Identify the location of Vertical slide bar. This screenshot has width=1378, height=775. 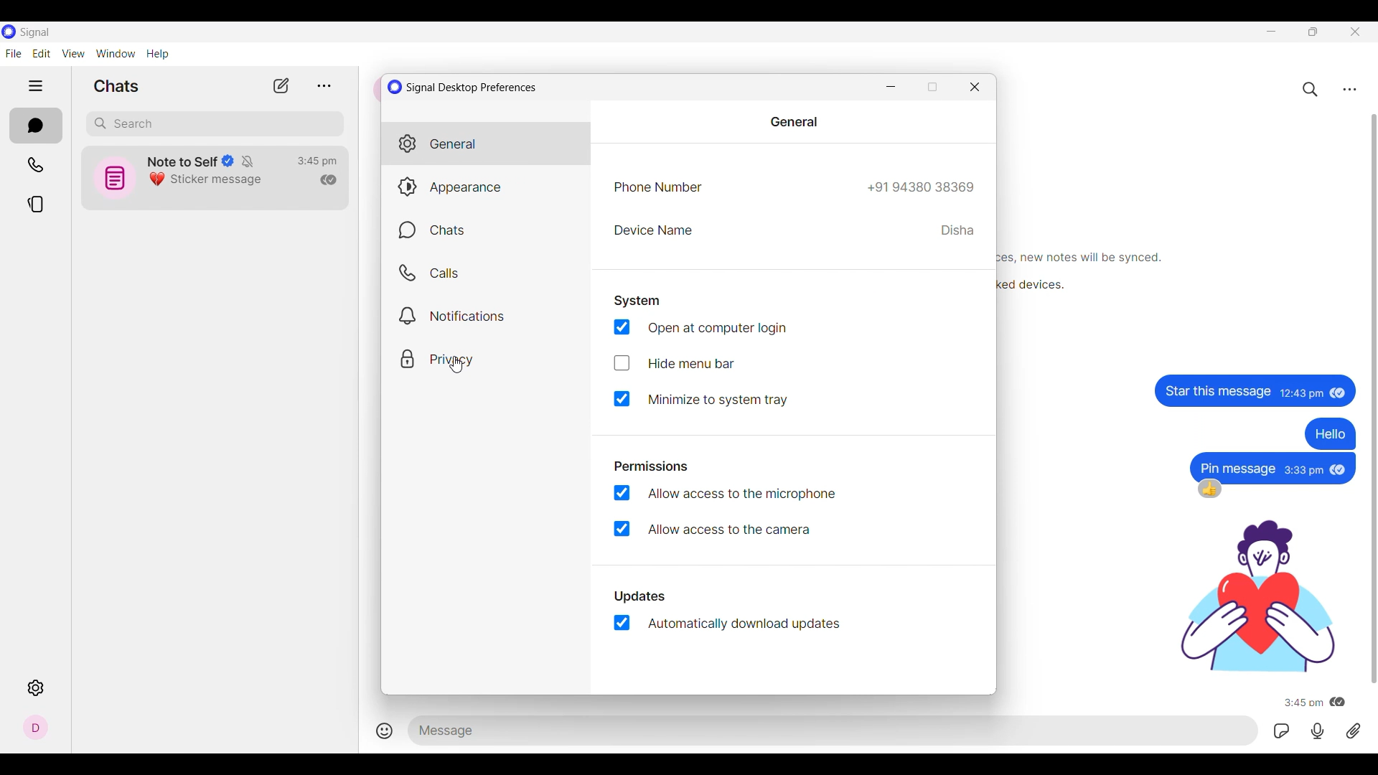
(1377, 398).